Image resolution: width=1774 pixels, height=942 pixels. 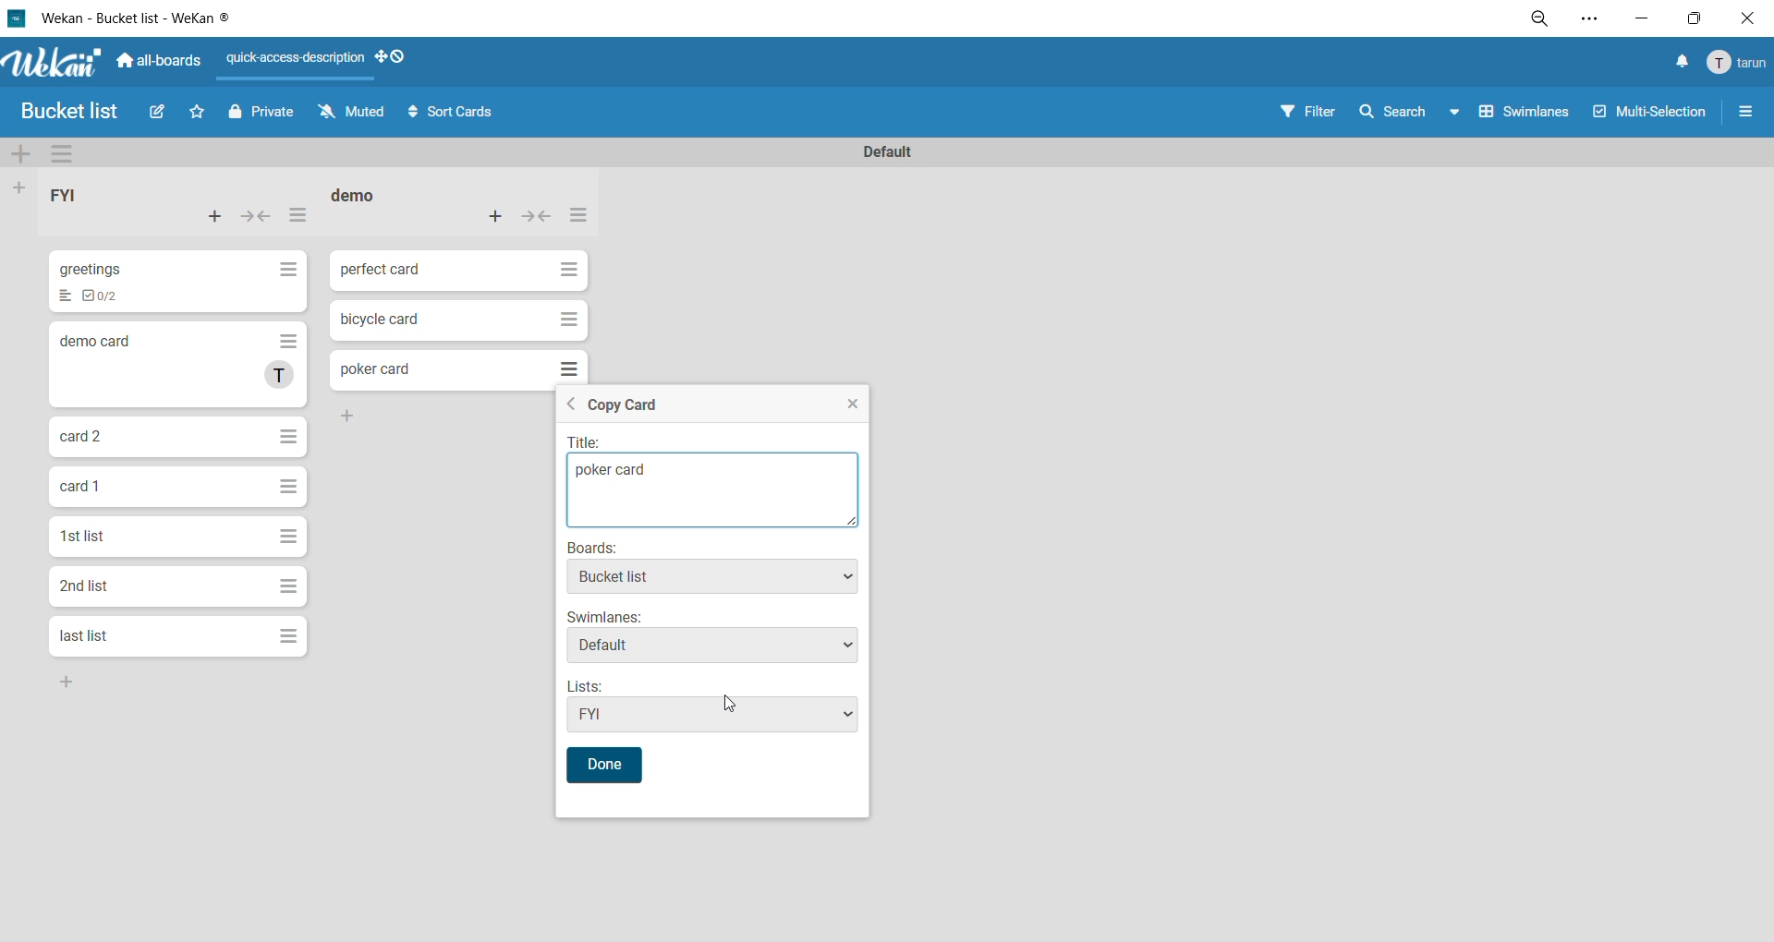 What do you see at coordinates (452, 113) in the screenshot?
I see `sort cards` at bounding box center [452, 113].